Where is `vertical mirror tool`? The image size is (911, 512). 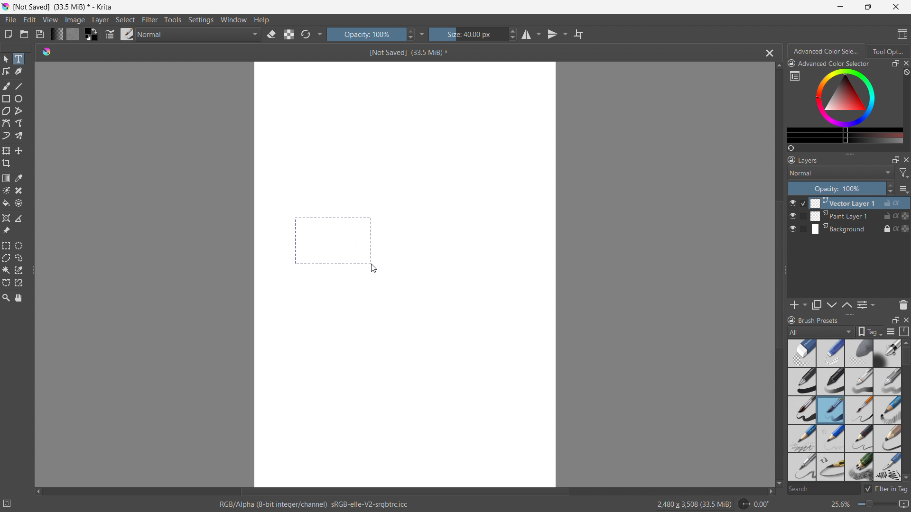 vertical mirror tool is located at coordinates (556, 34).